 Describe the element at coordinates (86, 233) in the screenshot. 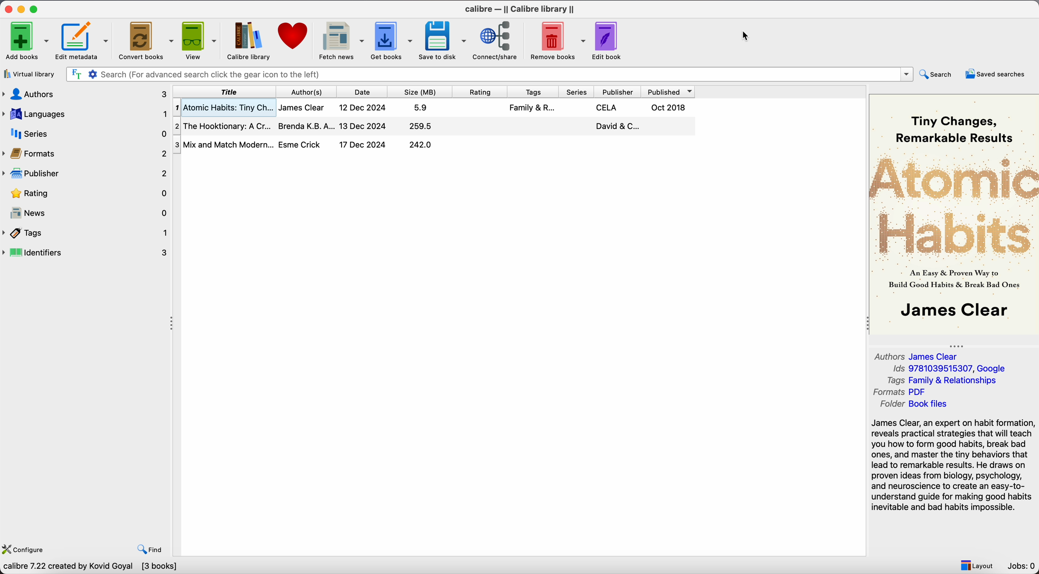

I see `tags` at that location.